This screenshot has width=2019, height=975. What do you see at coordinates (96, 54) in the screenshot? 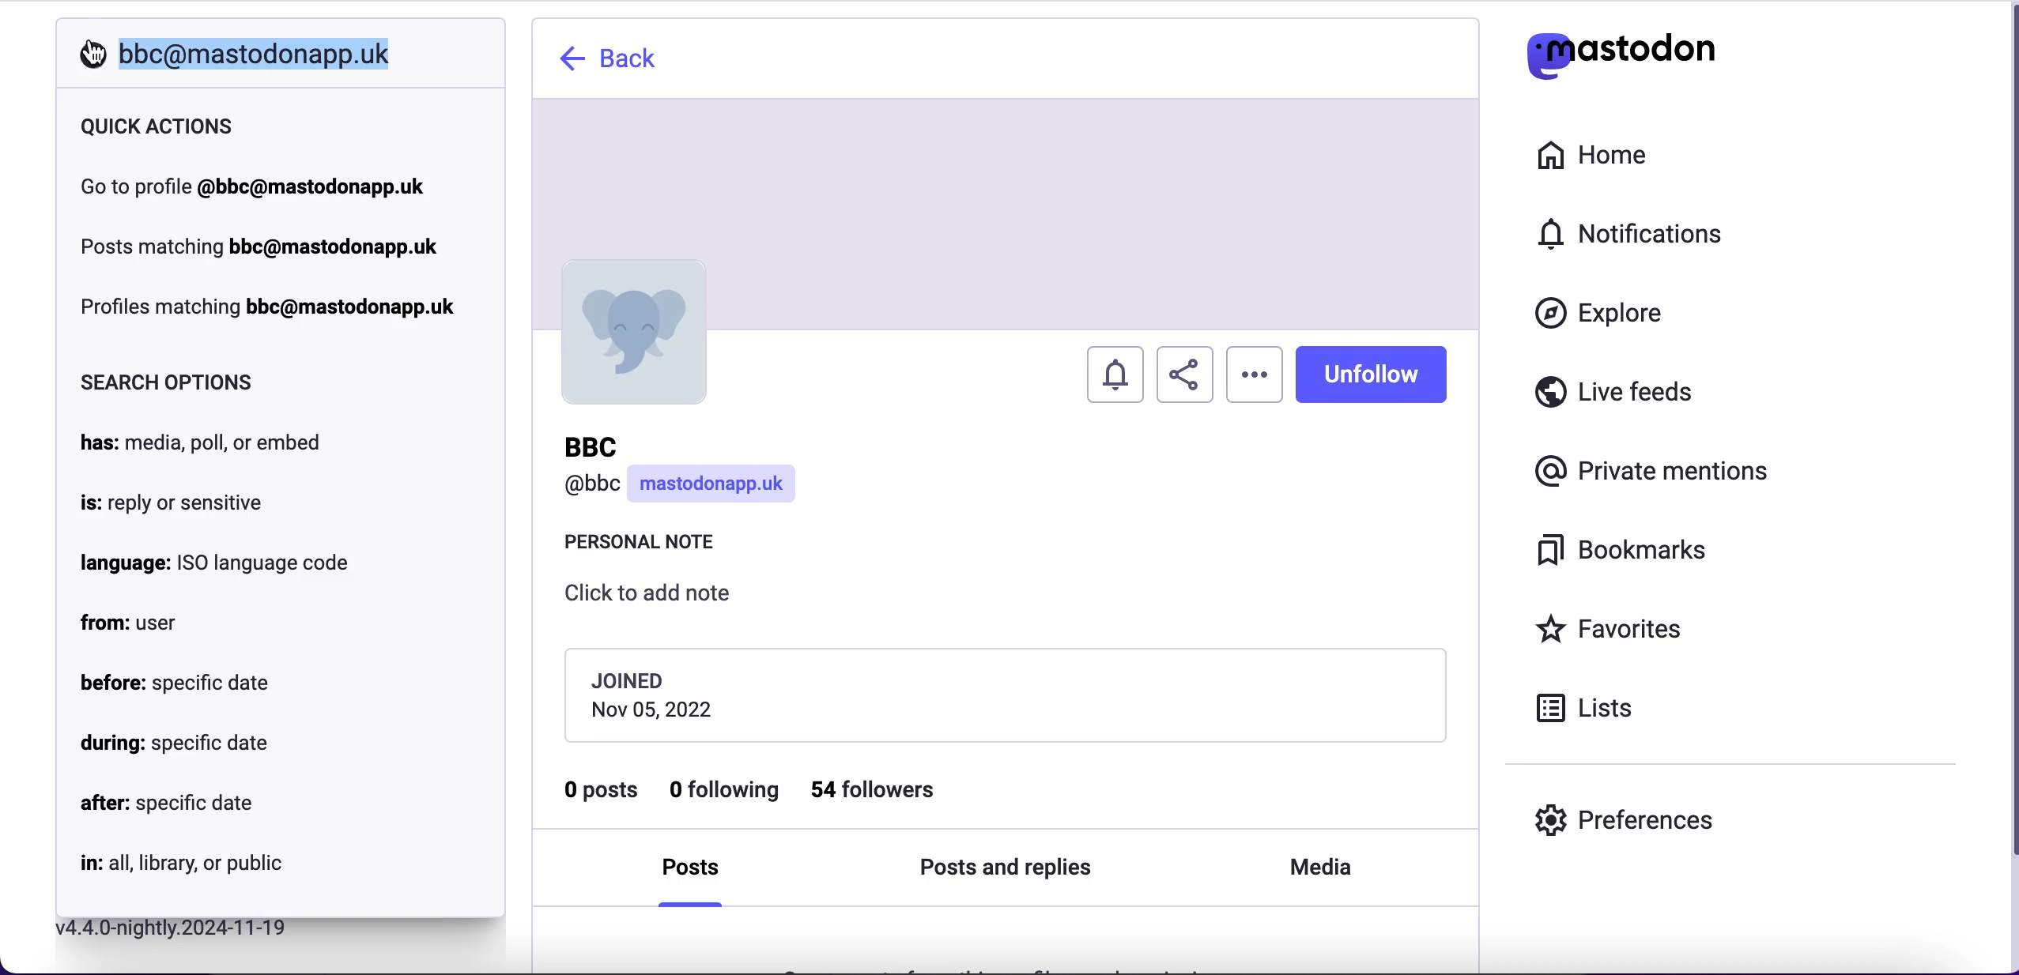
I see `cursor` at bounding box center [96, 54].